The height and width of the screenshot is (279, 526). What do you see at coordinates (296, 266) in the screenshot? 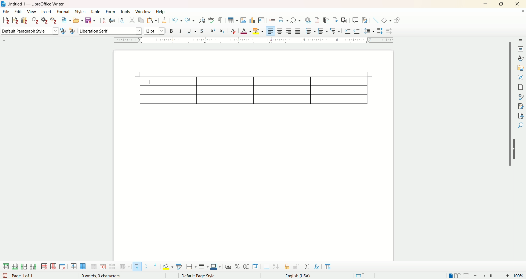
I see `unprotect cell` at bounding box center [296, 266].